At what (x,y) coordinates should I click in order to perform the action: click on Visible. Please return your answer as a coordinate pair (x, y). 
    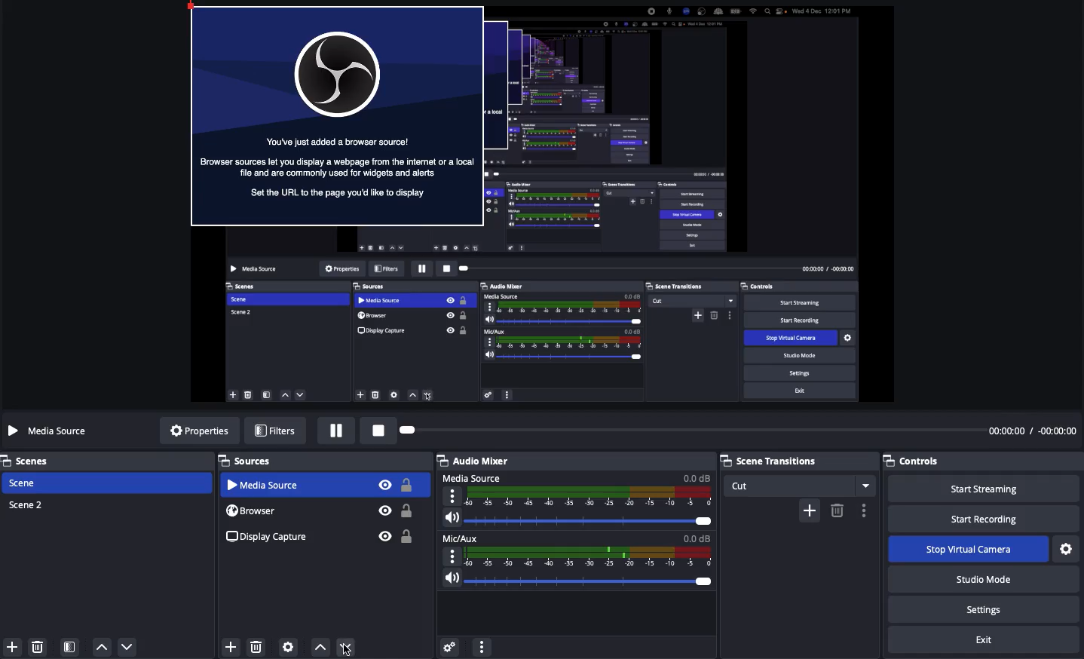
    Looking at the image, I should click on (384, 510).